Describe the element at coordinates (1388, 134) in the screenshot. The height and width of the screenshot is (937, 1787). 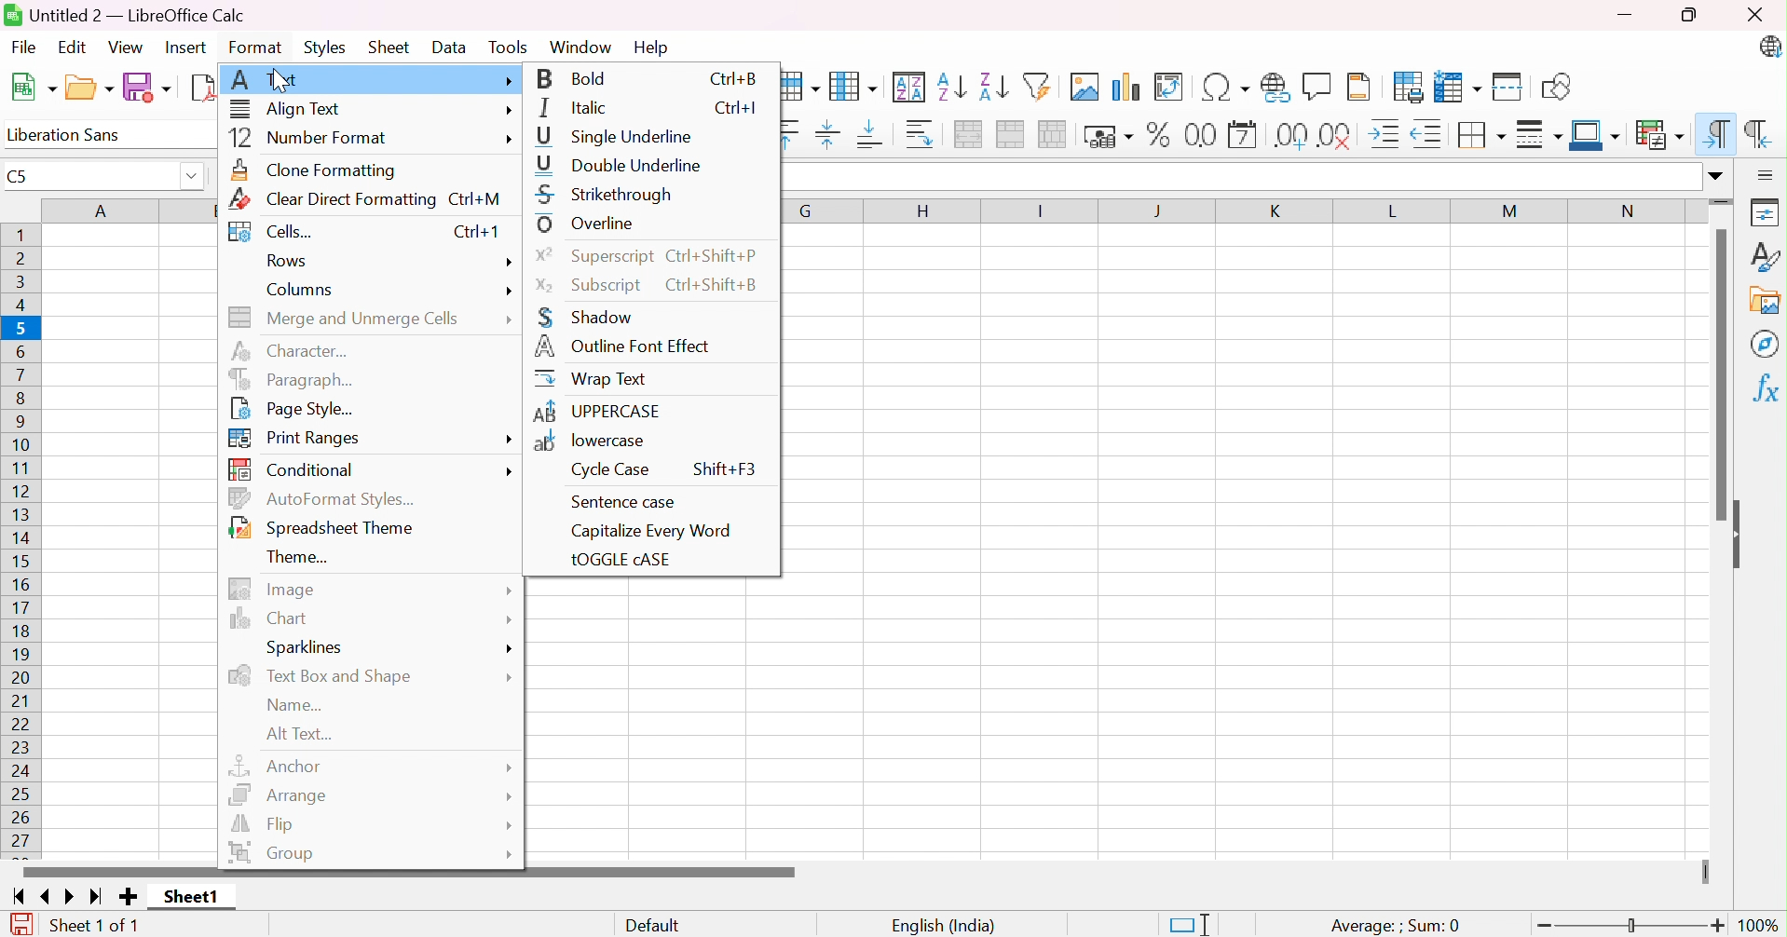
I see `Increase Indent` at that location.